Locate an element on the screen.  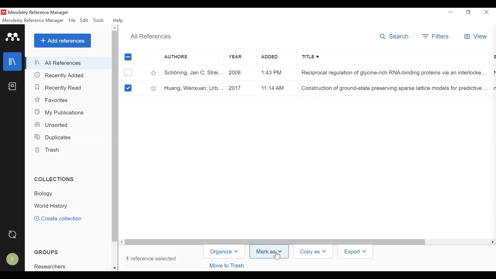
(un)select is located at coordinates (128, 57).